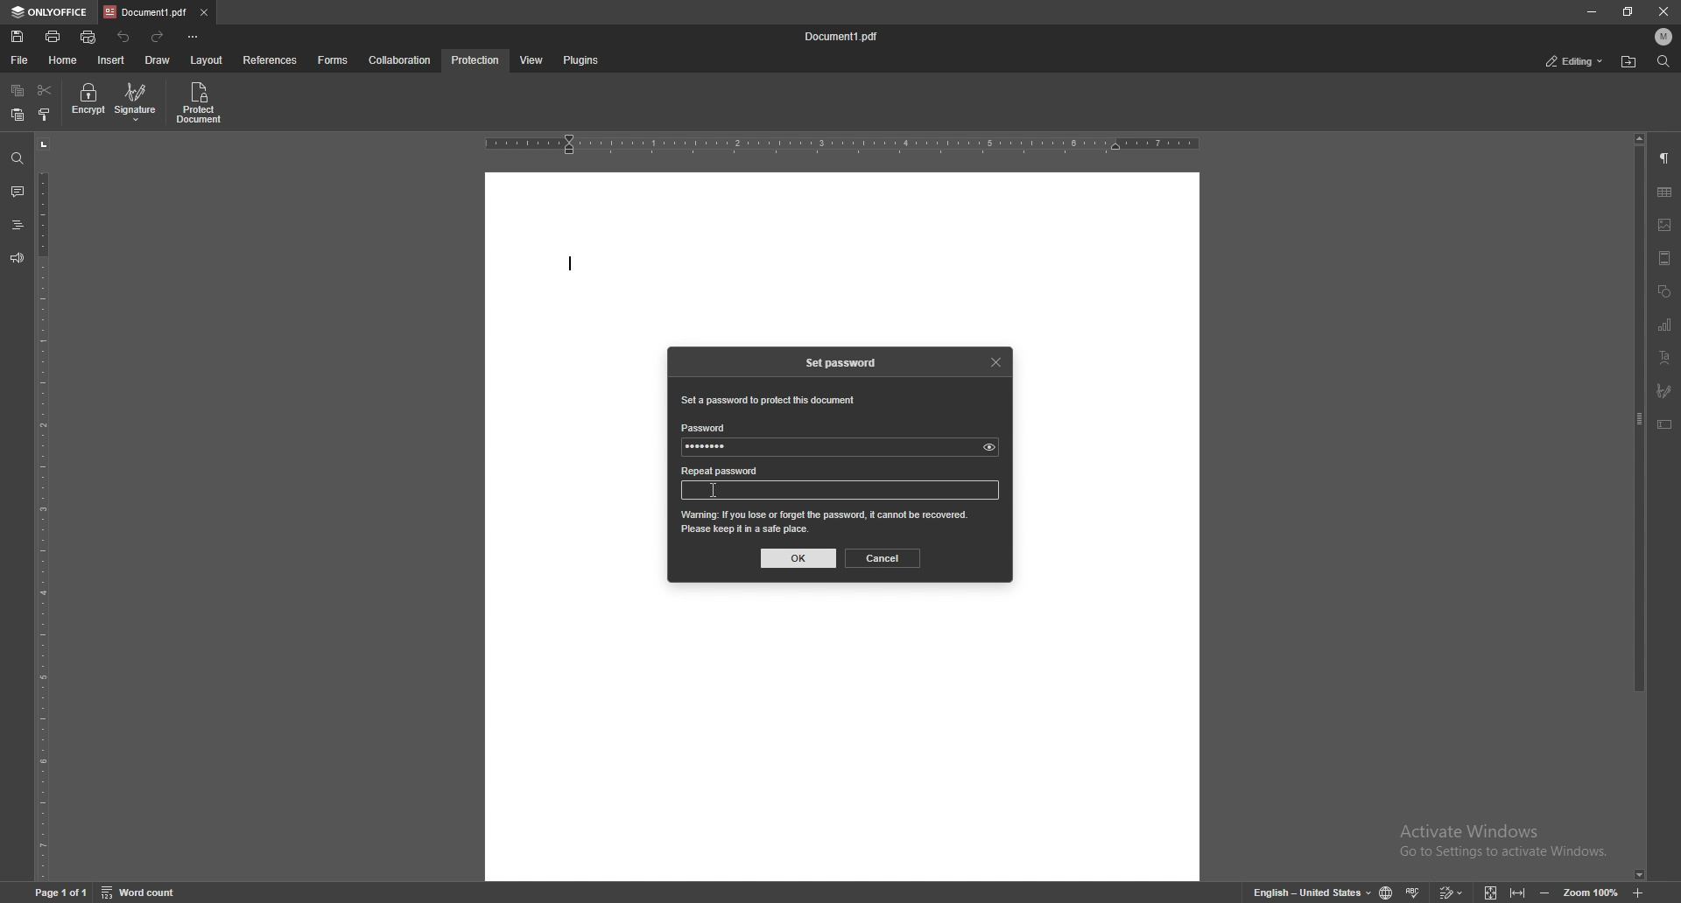  Describe the element at coordinates (334, 60) in the screenshot. I see `forms` at that location.